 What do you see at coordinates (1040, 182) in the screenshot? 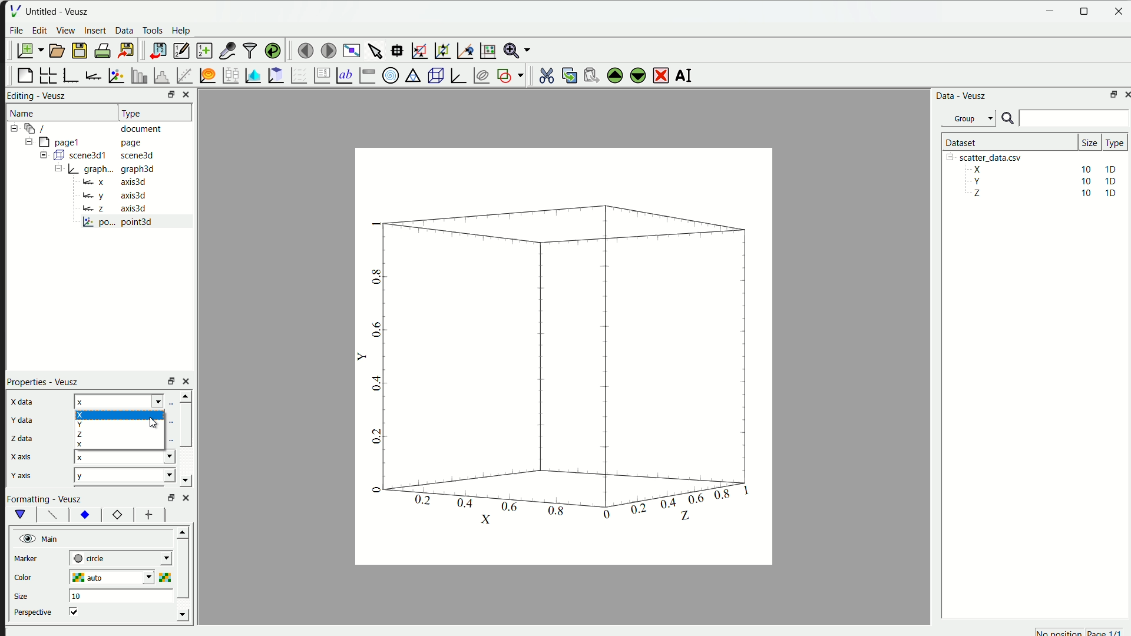
I see `Y 10 10` at bounding box center [1040, 182].